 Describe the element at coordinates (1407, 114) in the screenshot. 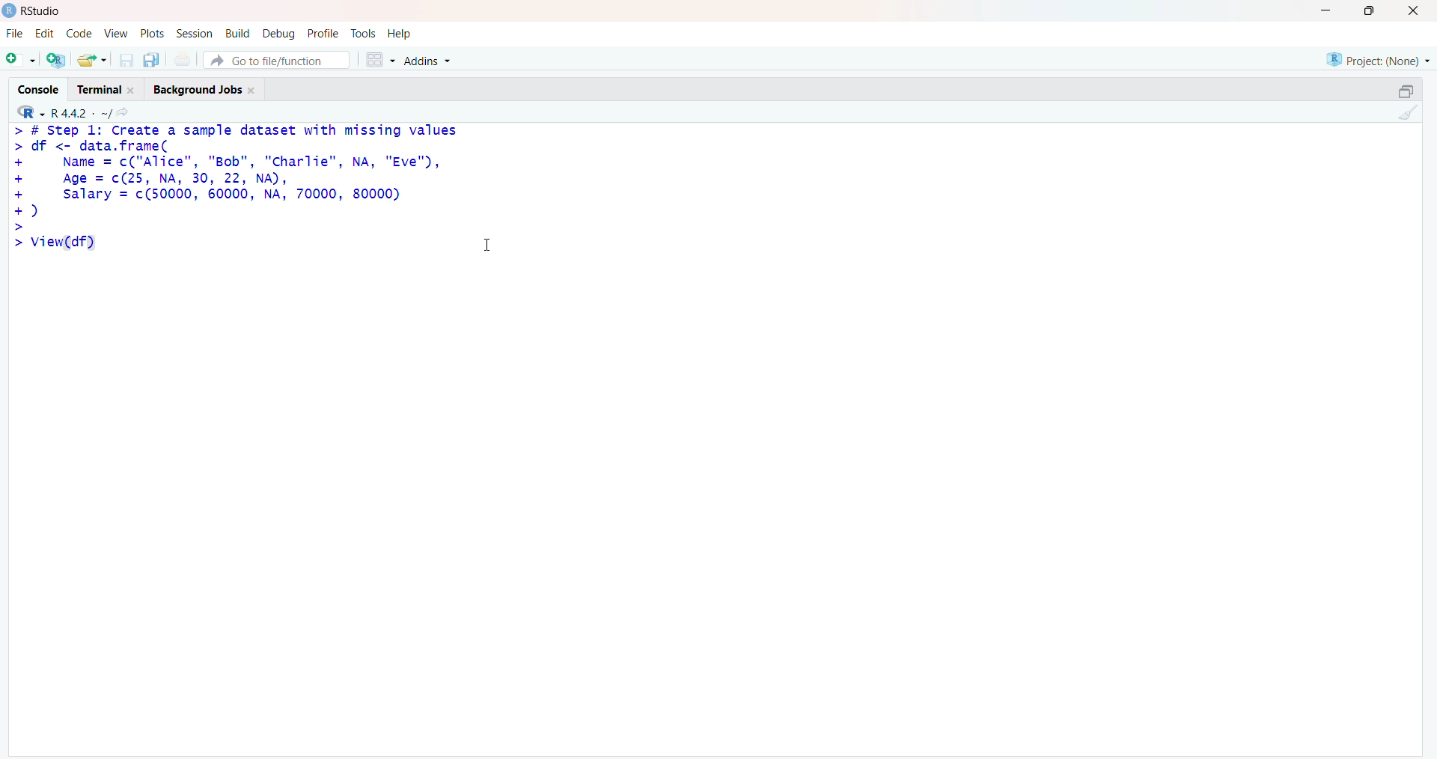

I see `Clear console (Ctrl + L)` at that location.